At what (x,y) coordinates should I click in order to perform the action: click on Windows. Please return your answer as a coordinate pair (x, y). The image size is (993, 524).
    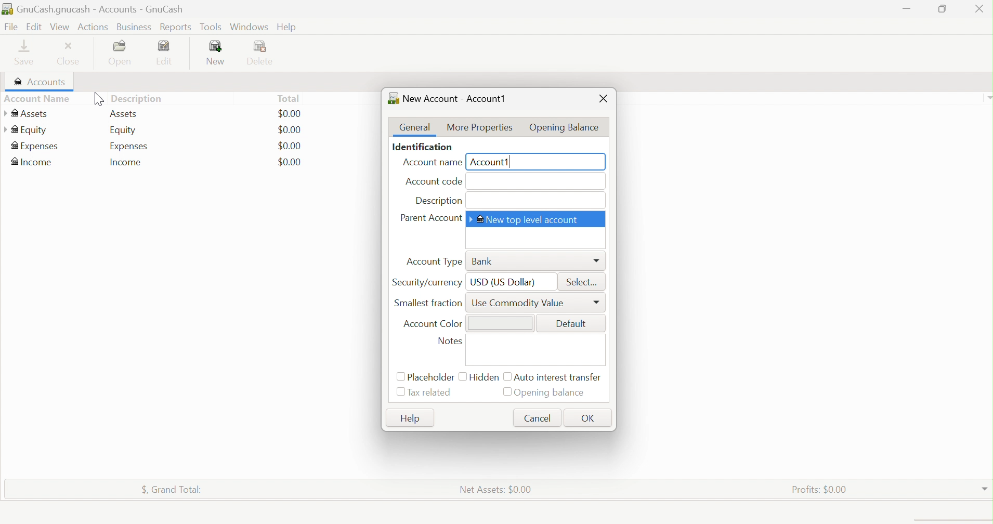
    Looking at the image, I should click on (248, 27).